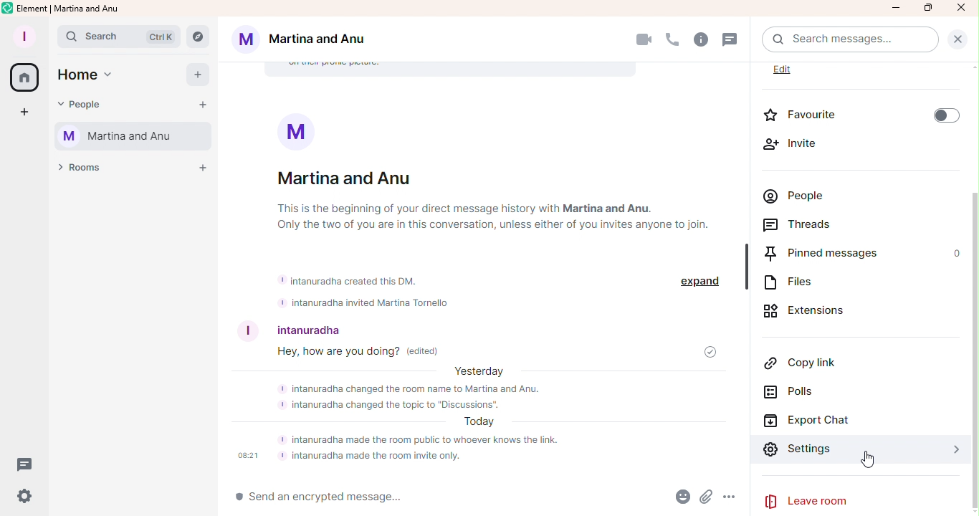 This screenshot has height=516, width=979. Describe the element at coordinates (793, 70) in the screenshot. I see `Edit` at that location.